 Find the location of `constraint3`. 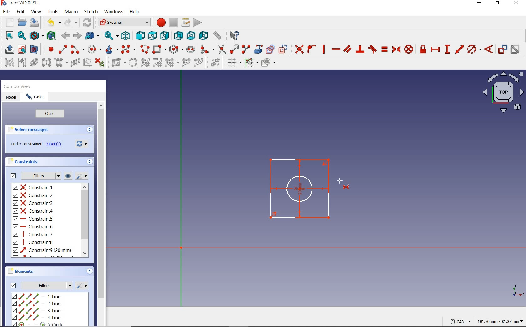

constraint3 is located at coordinates (33, 203).